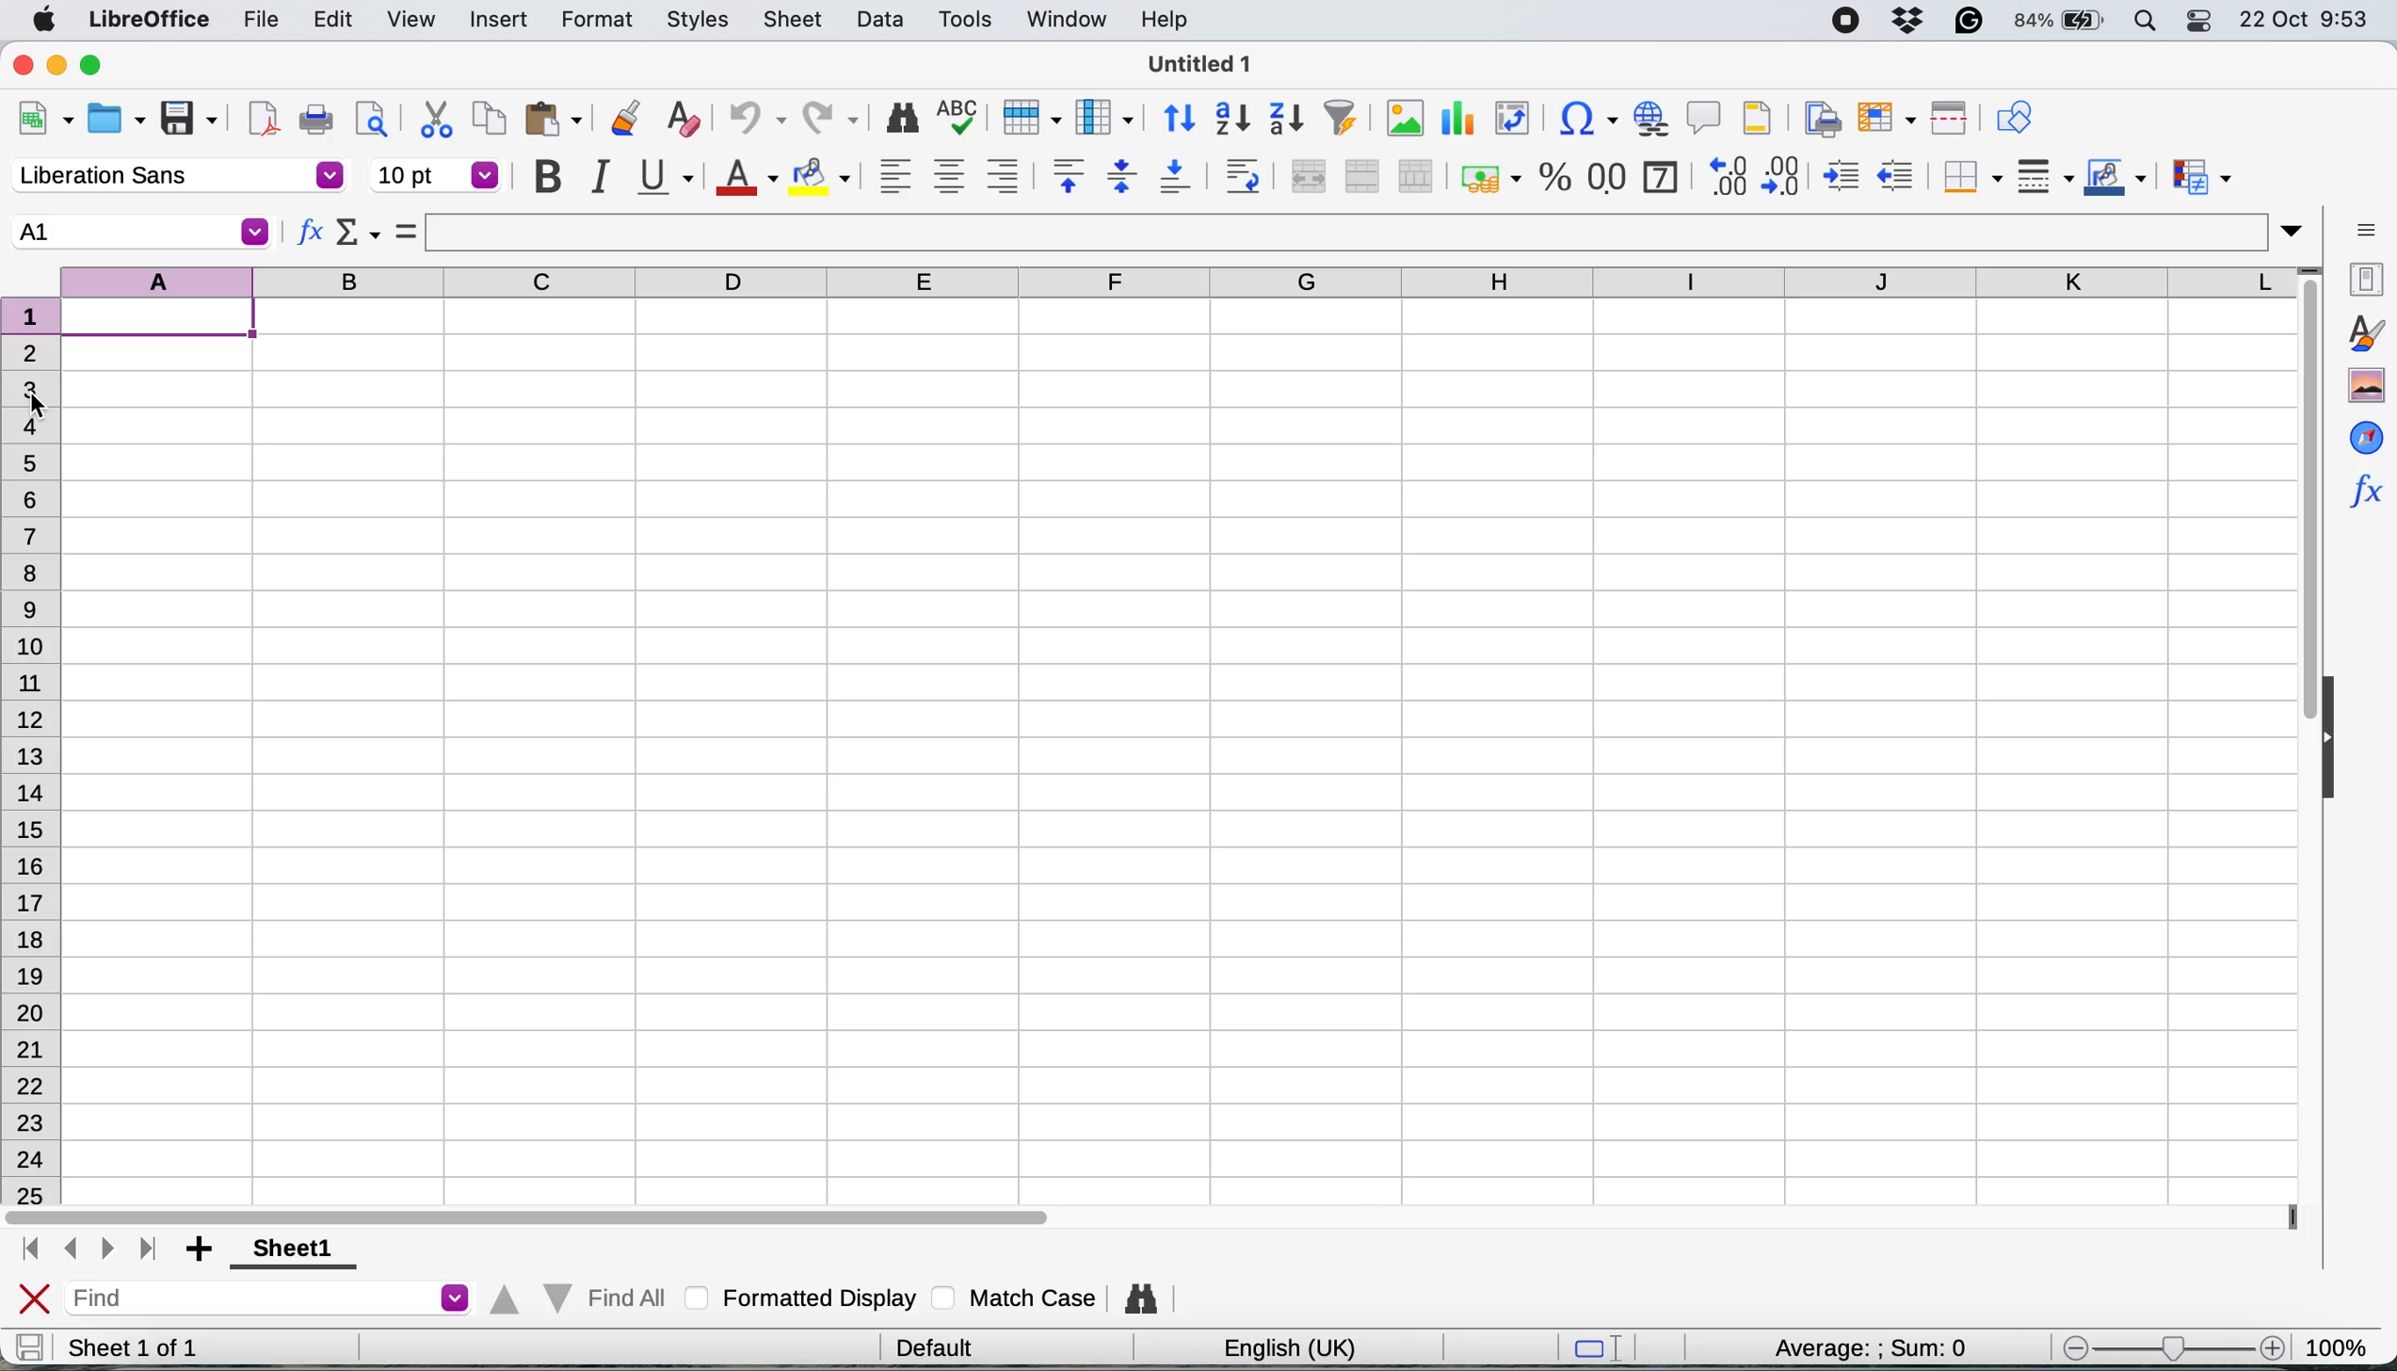 The width and height of the screenshot is (2397, 1371). Describe the element at coordinates (2364, 488) in the screenshot. I see `function wizard` at that location.